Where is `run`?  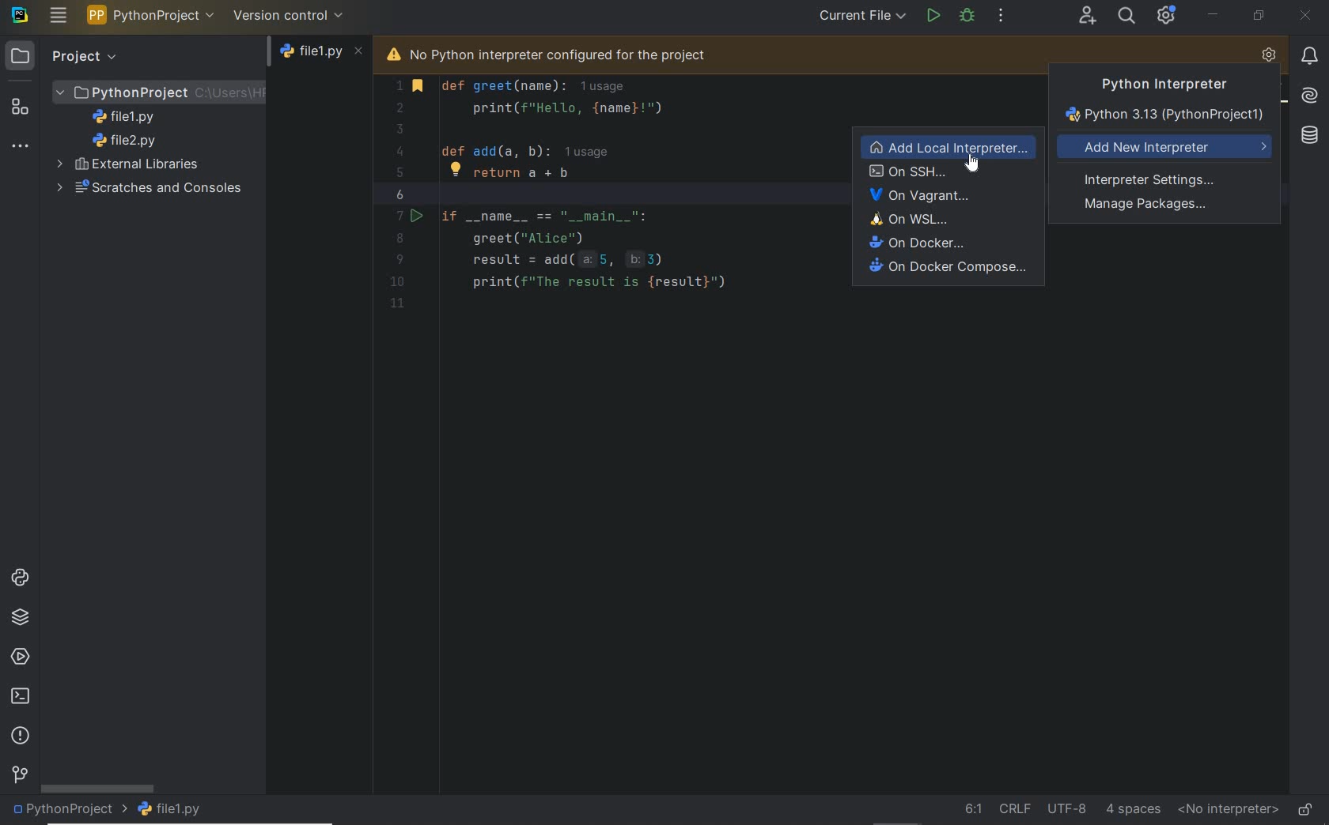 run is located at coordinates (932, 14).